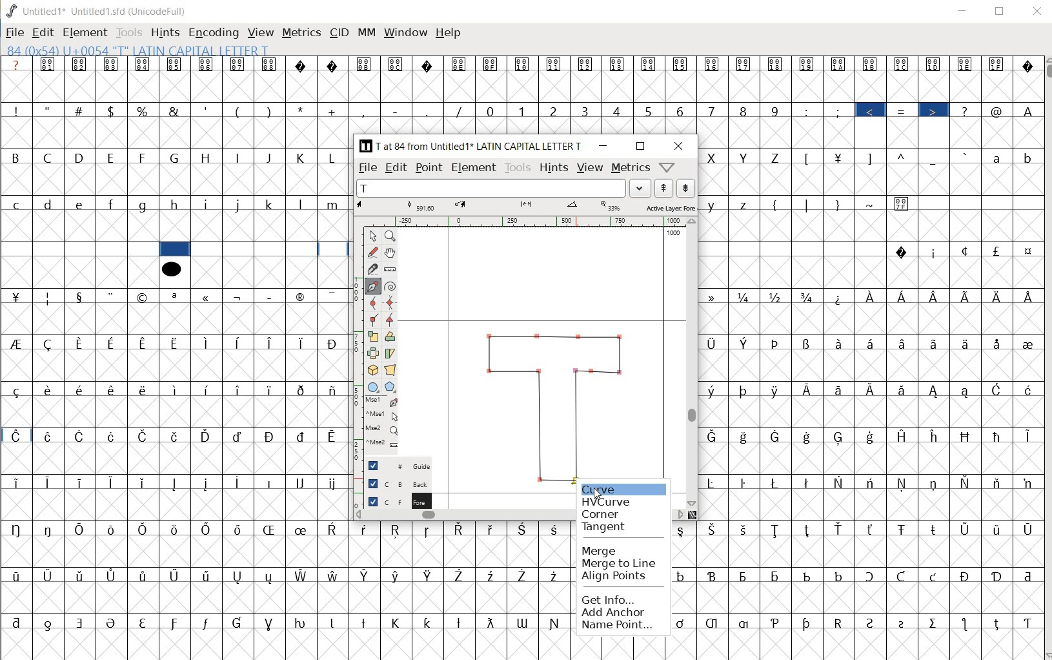  What do you see at coordinates (808, 158) in the screenshot?
I see `[` at bounding box center [808, 158].